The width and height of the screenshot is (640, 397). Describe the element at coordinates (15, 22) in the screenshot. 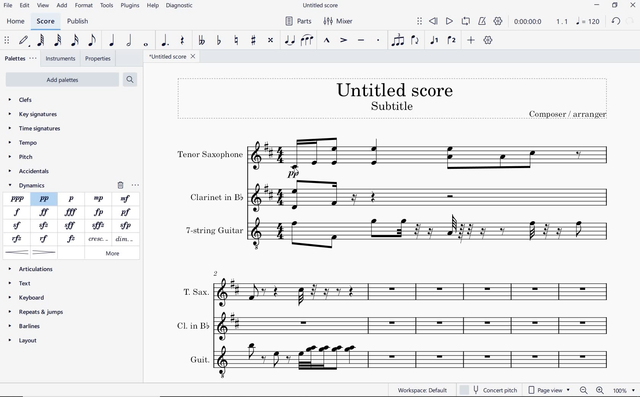

I see `home` at that location.